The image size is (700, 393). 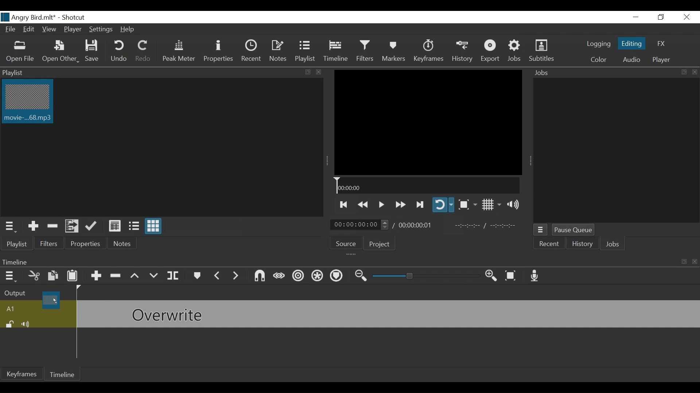 What do you see at coordinates (73, 227) in the screenshot?
I see `Add file to the playlist` at bounding box center [73, 227].